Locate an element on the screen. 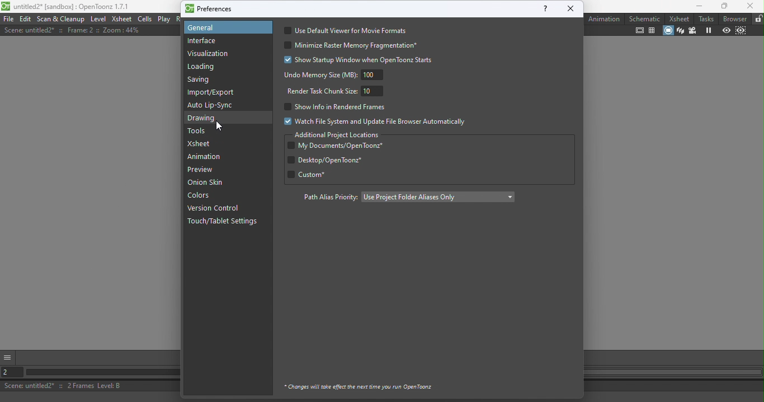 Image resolution: width=764 pixels, height=402 pixels. Preview is located at coordinates (200, 170).